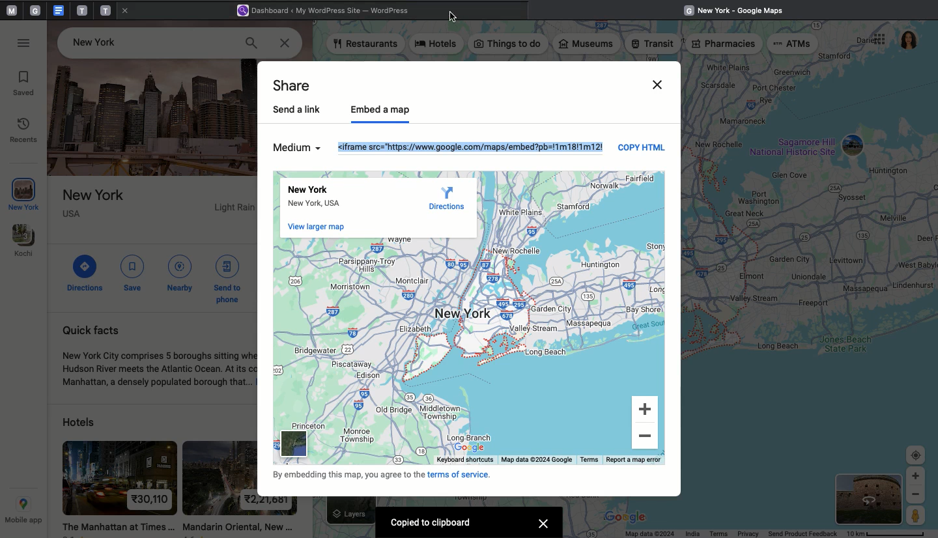 The height and width of the screenshot is (538, 938). Describe the element at coordinates (25, 195) in the screenshot. I see `New York` at that location.